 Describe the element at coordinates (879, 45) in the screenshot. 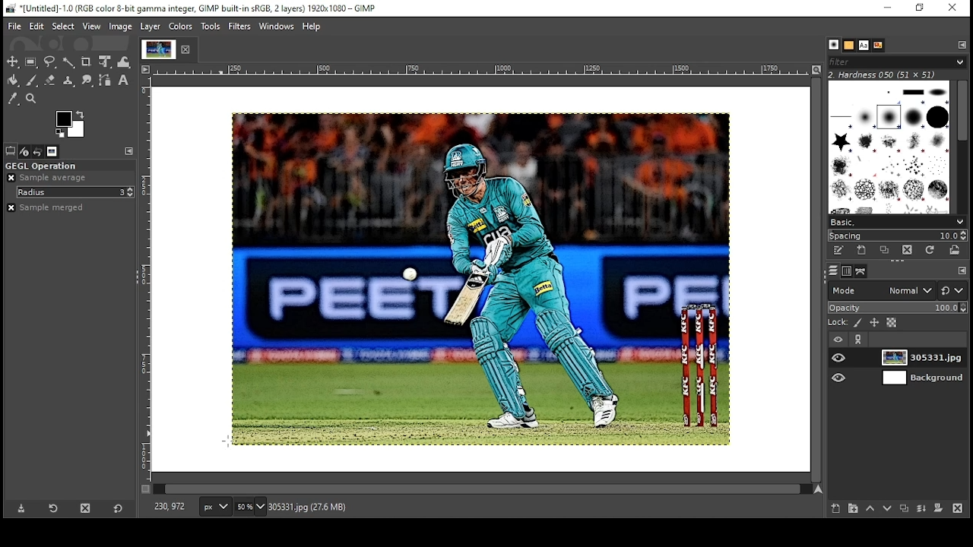

I see `document history` at that location.